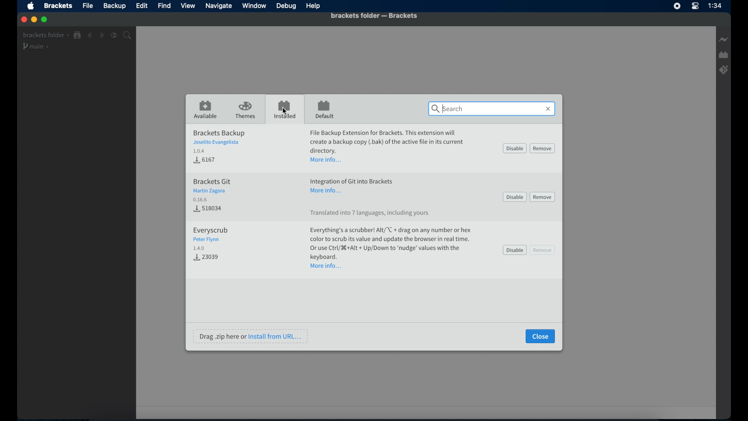 This screenshot has height=421, width=748. What do you see at coordinates (222, 142) in the screenshot?
I see `brackets backup extension` at bounding box center [222, 142].